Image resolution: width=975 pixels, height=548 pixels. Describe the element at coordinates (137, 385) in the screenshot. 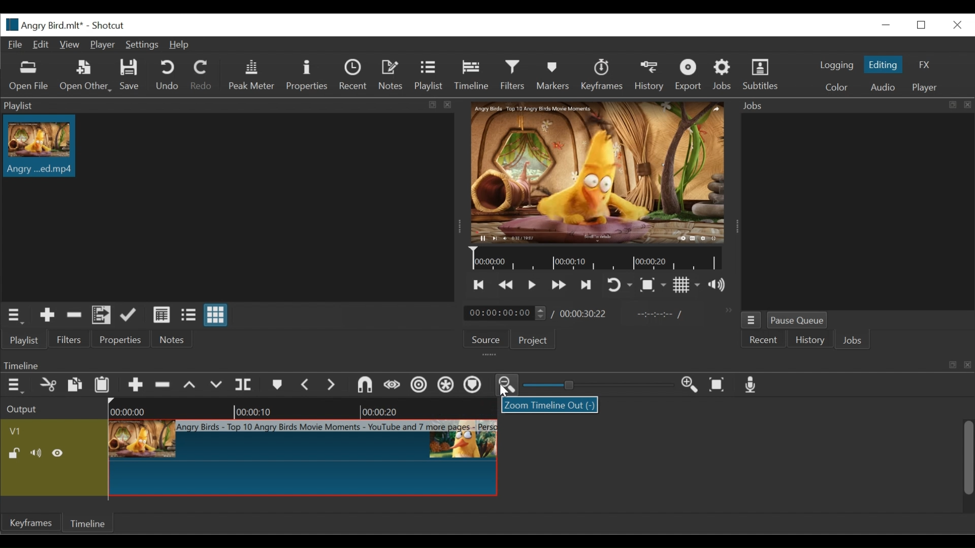

I see `Append` at that location.